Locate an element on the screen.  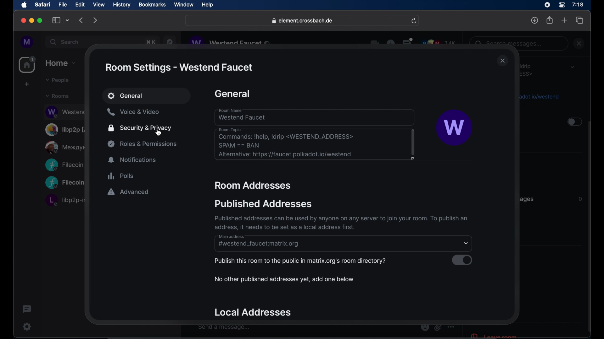
toggle button is located at coordinates (574, 122).